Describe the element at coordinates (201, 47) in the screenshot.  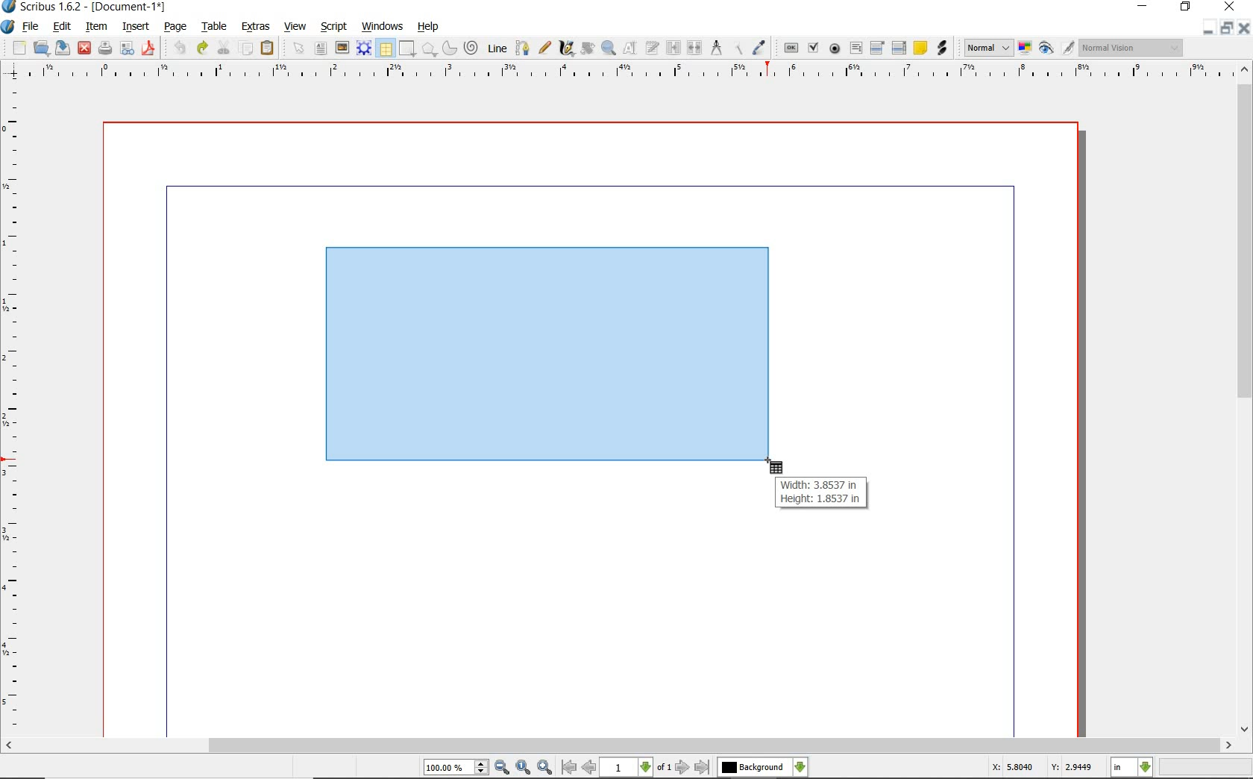
I see `redo` at that location.